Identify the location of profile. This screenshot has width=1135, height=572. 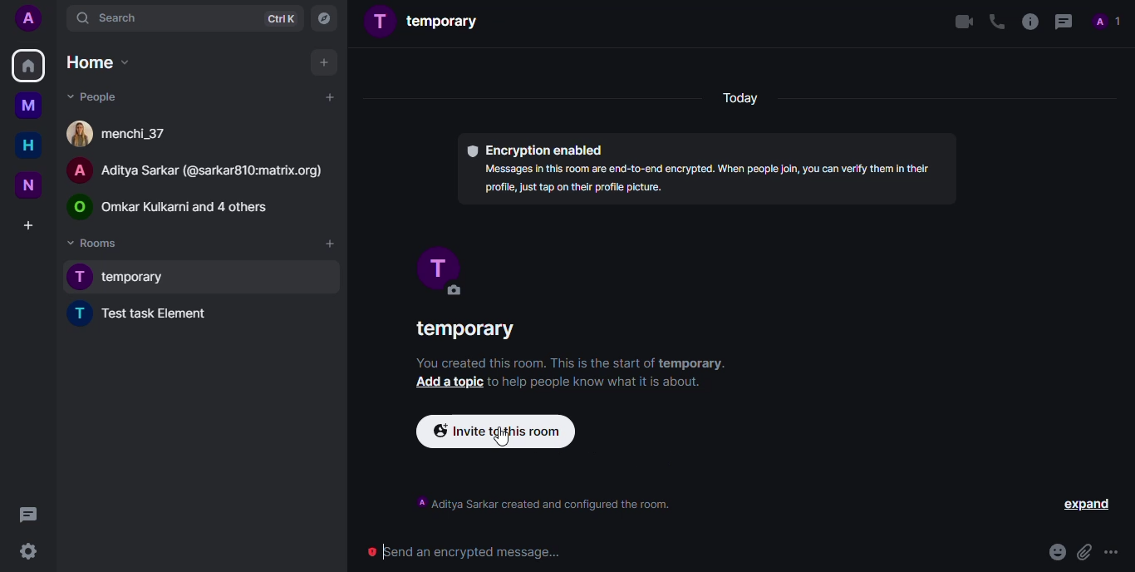
(27, 17).